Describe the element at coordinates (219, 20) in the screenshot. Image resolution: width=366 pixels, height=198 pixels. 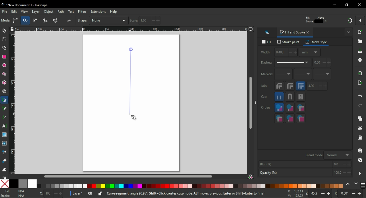
I see `width` at that location.